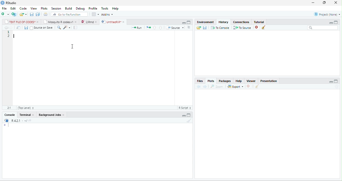 The height and width of the screenshot is (181, 342). What do you see at coordinates (199, 28) in the screenshot?
I see `open folder` at bounding box center [199, 28].